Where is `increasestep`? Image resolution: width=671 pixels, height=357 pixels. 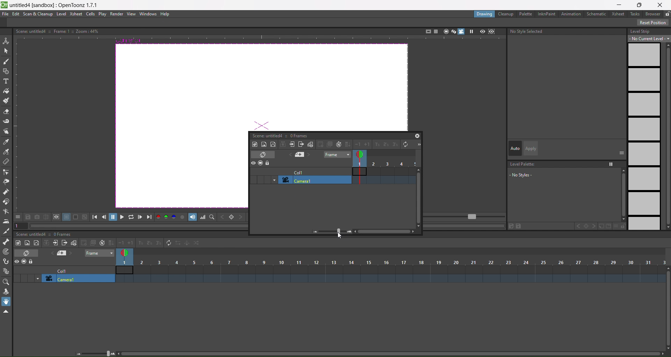 increasestep is located at coordinates (139, 242).